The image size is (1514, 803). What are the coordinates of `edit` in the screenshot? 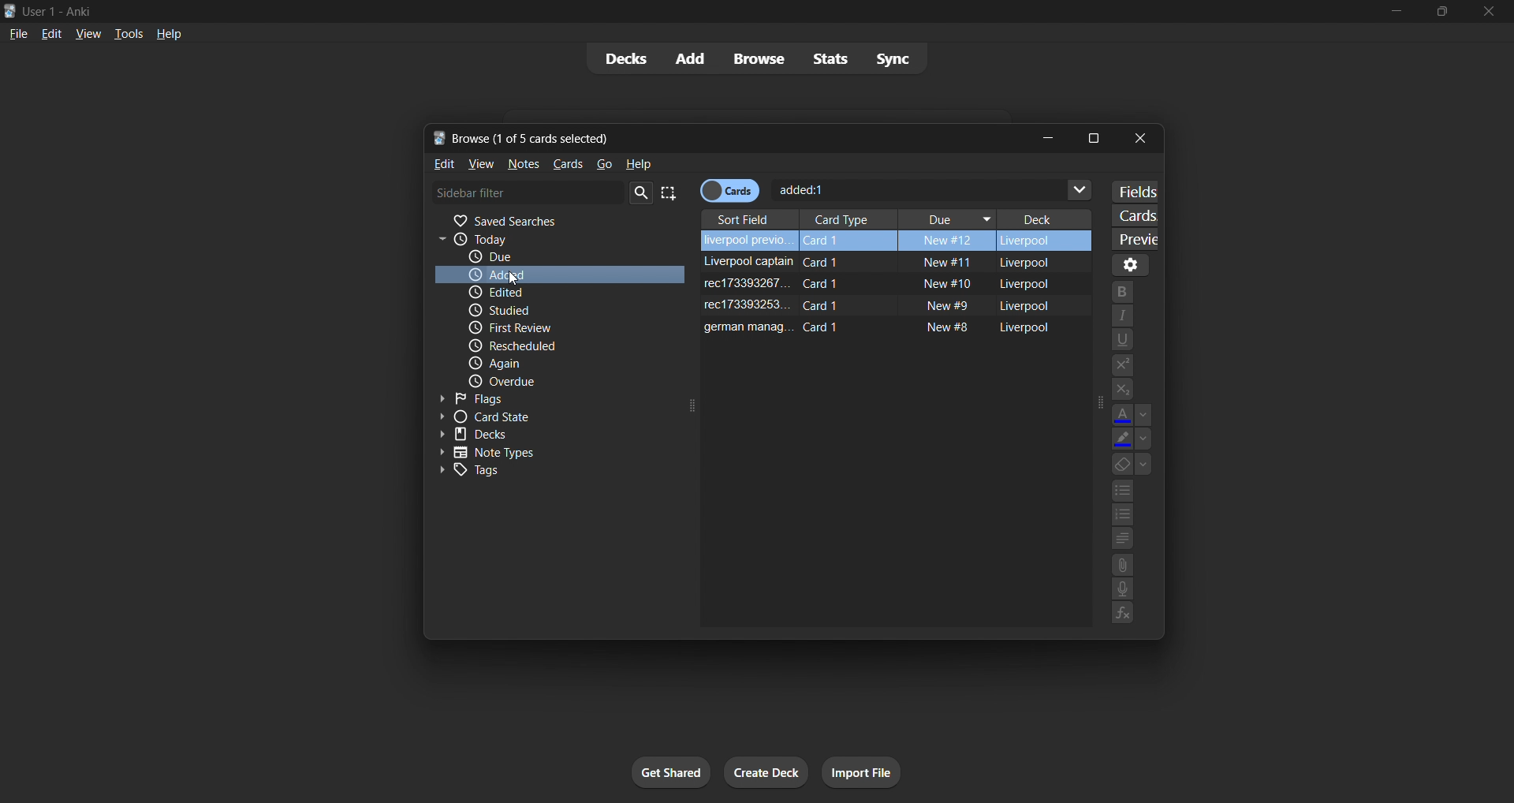 It's located at (51, 32).